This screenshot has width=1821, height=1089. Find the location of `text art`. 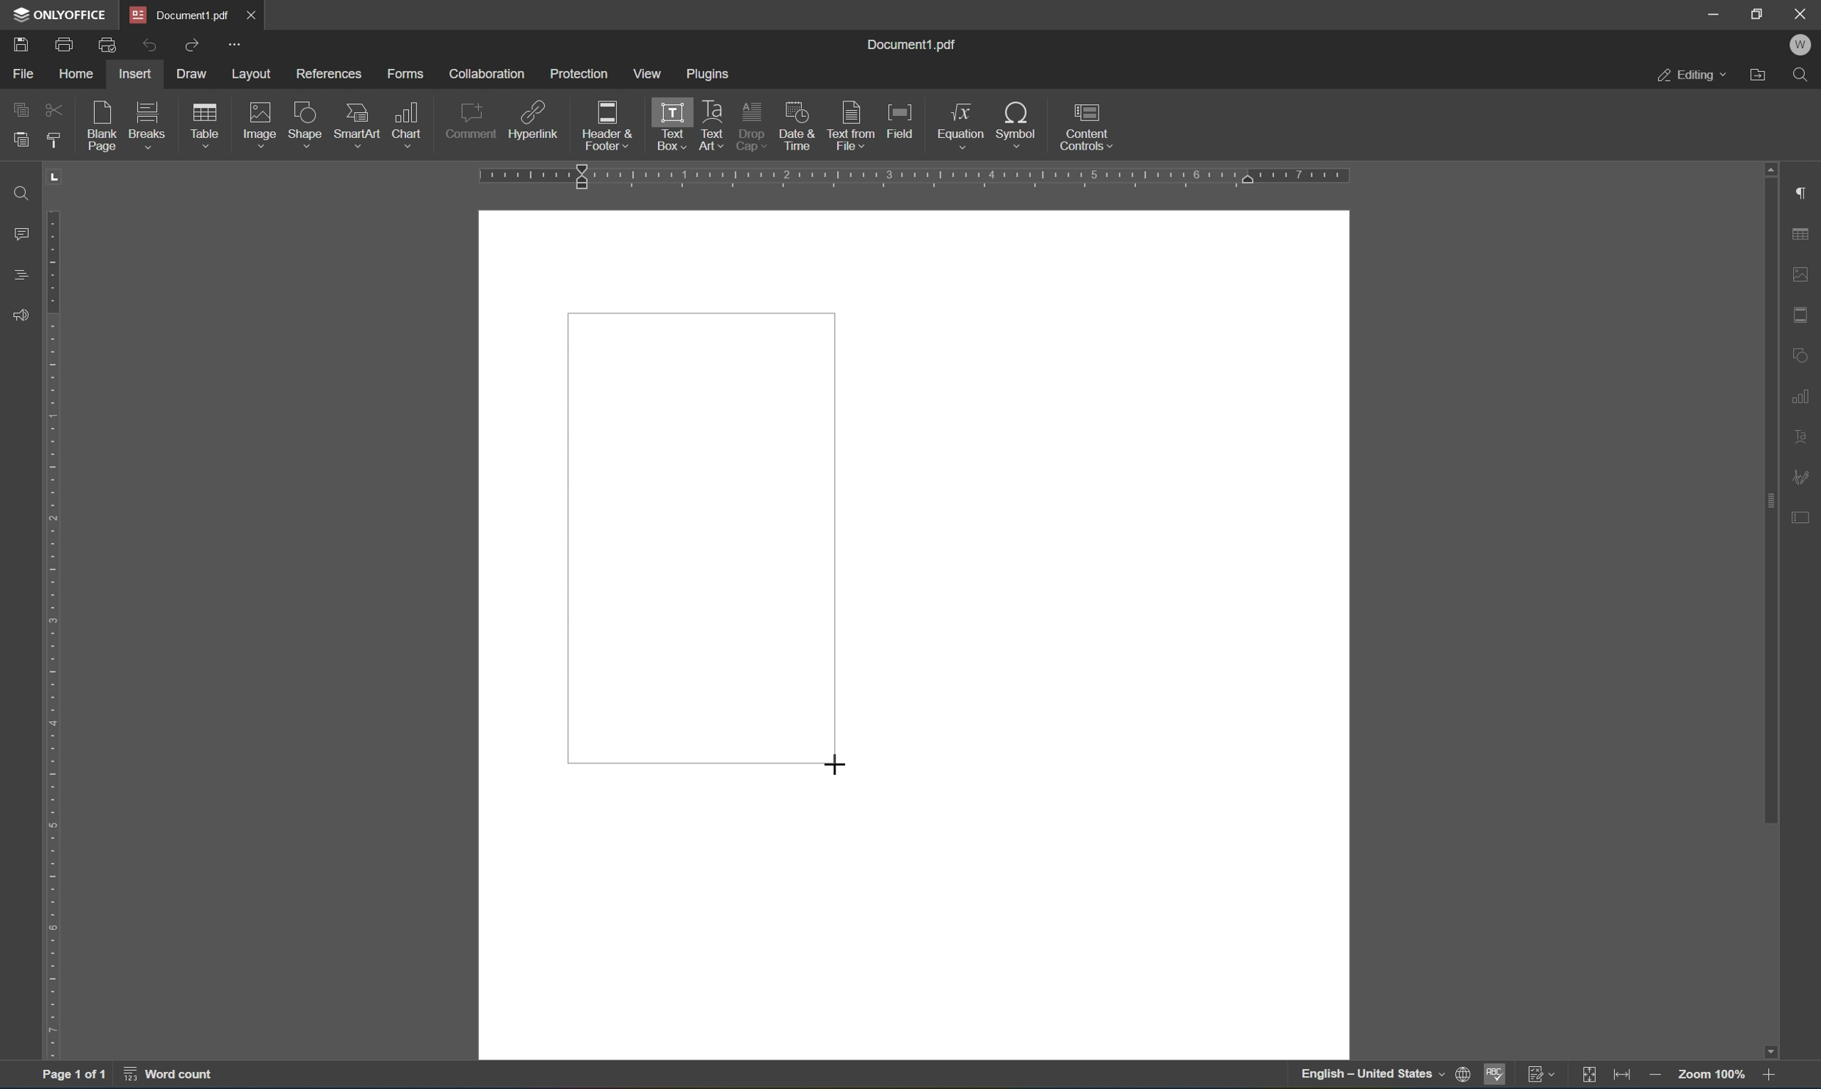

text art is located at coordinates (712, 123).